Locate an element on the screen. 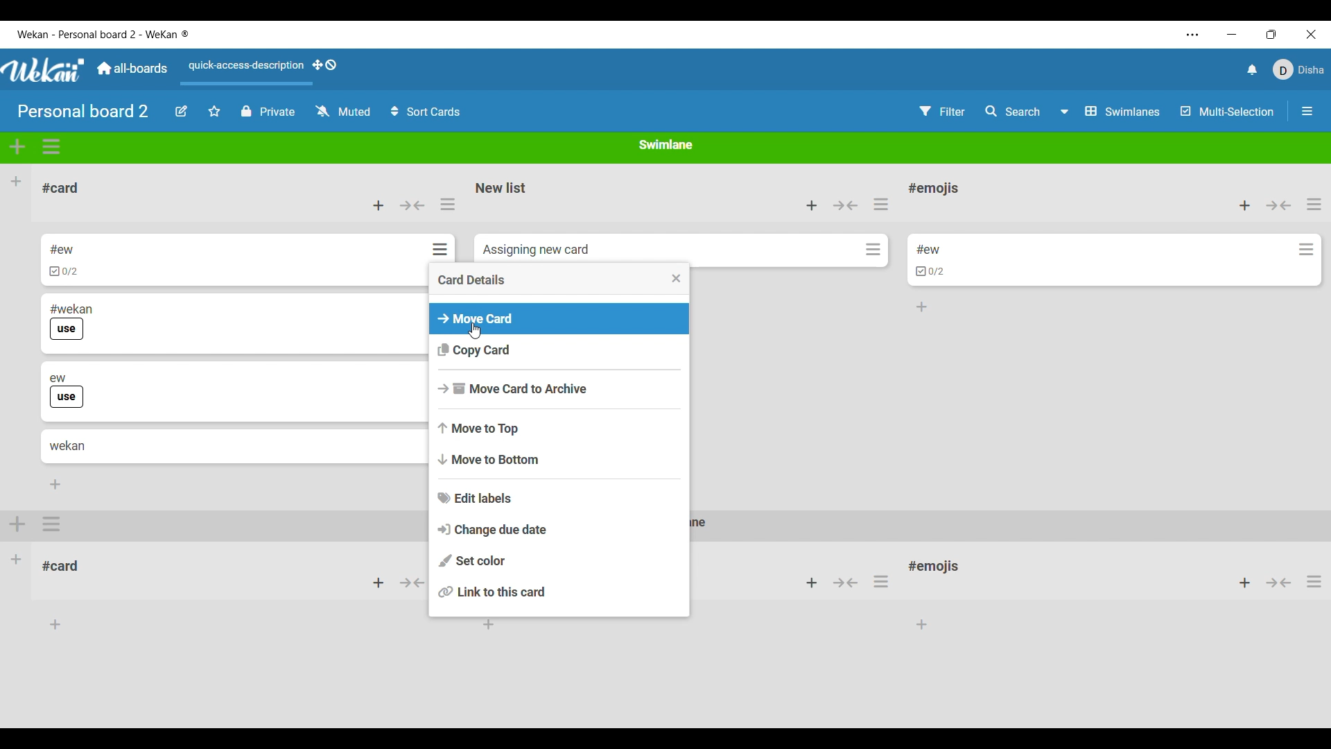 This screenshot has width=1331, height=749. Multi selection is located at coordinates (1228, 112).